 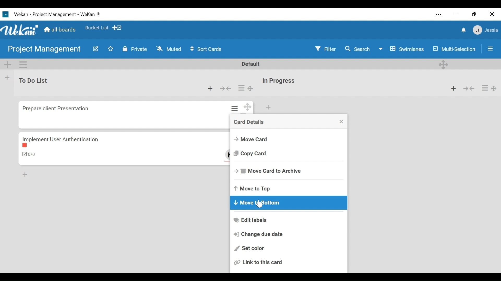 What do you see at coordinates (96, 48) in the screenshot?
I see `Edit` at bounding box center [96, 48].